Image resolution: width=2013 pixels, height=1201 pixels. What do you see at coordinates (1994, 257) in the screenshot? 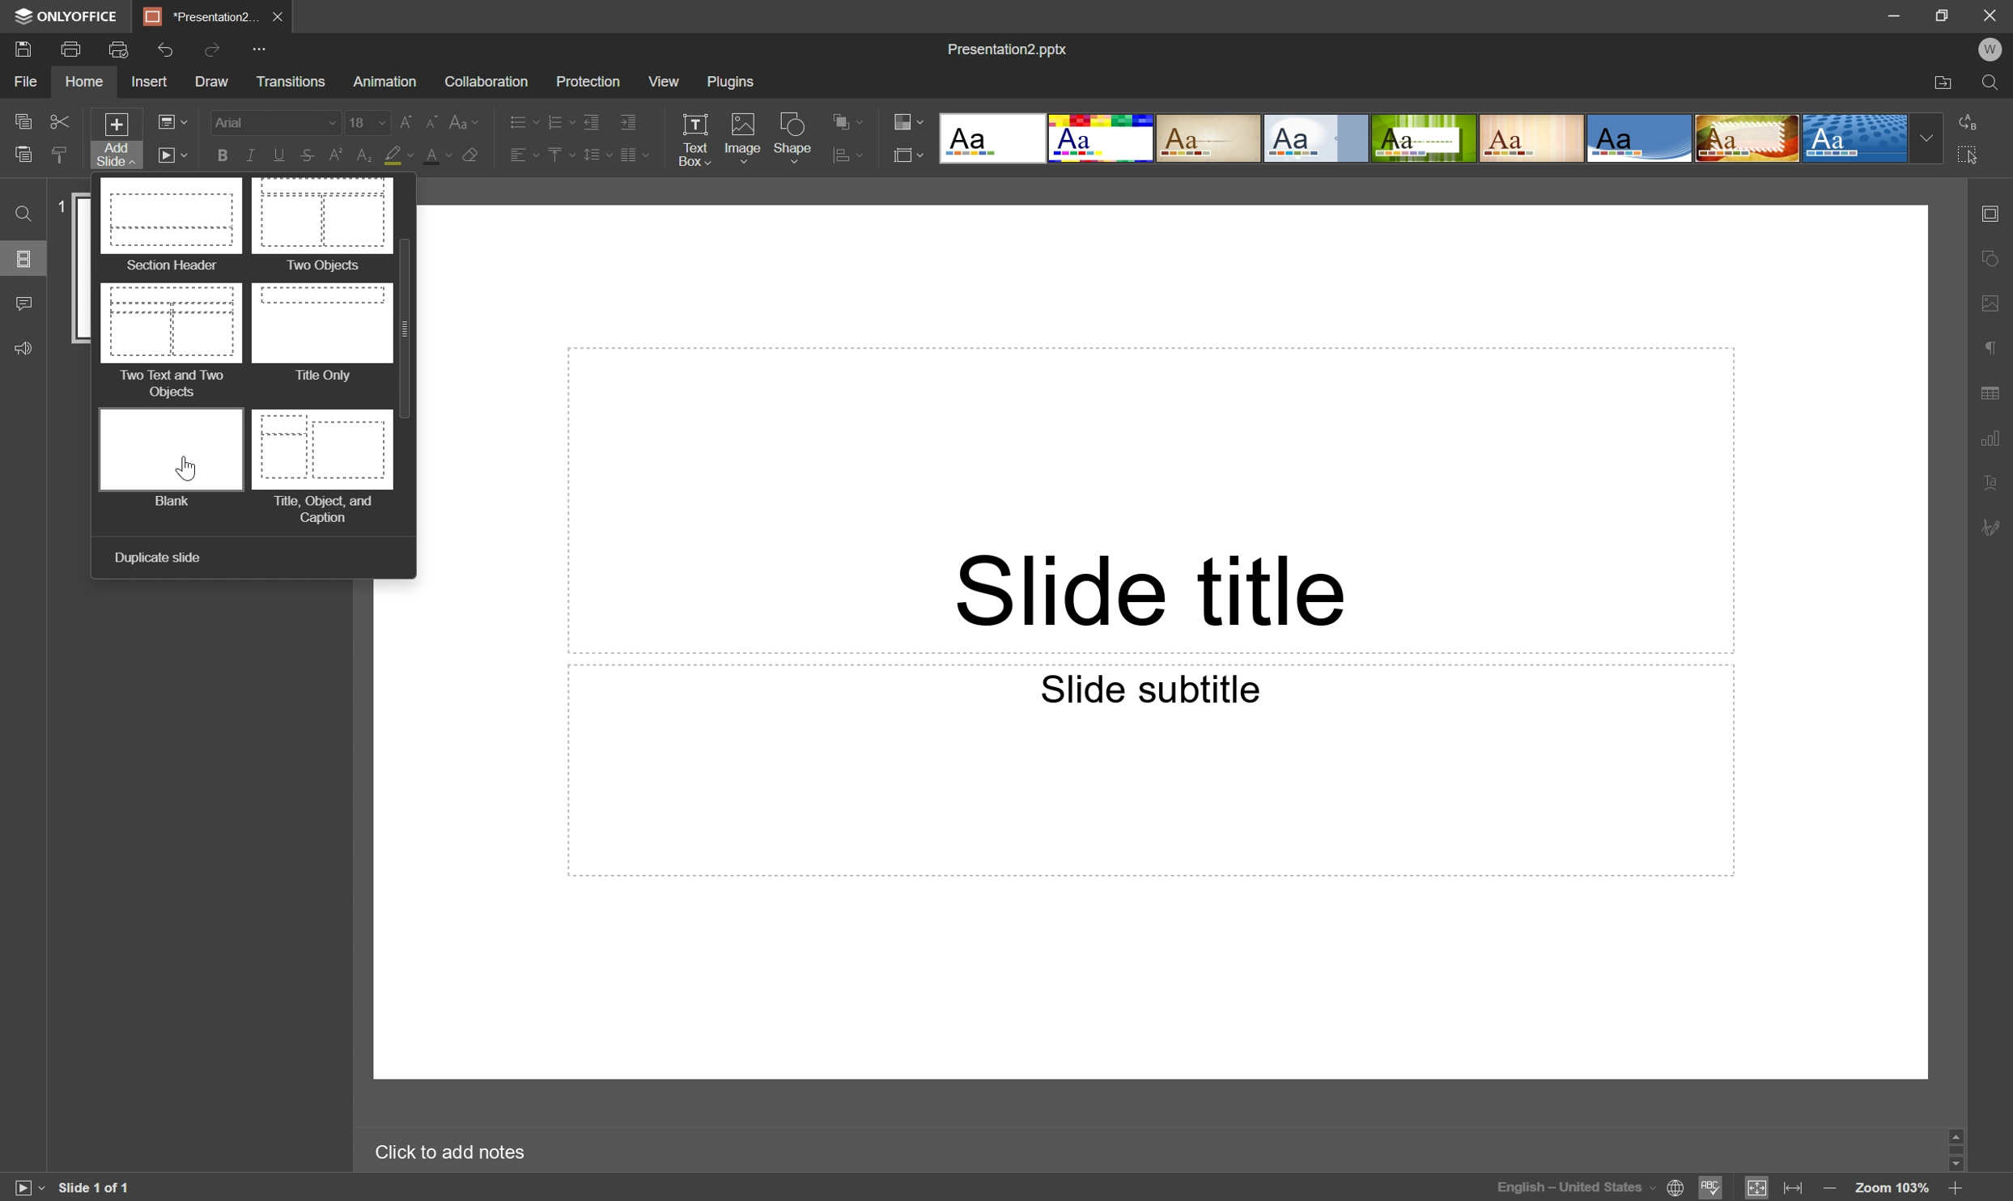
I see `Shape settings` at bounding box center [1994, 257].